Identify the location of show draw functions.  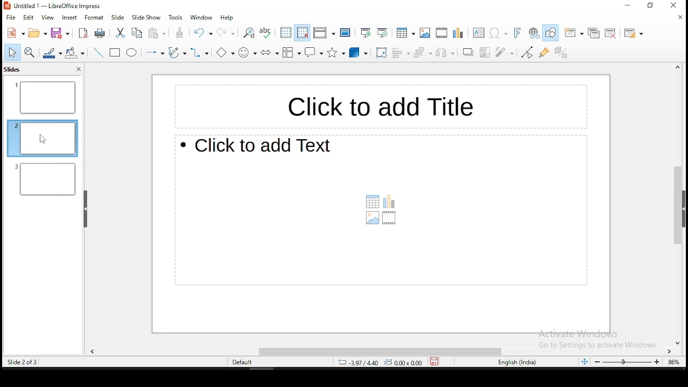
(550, 32).